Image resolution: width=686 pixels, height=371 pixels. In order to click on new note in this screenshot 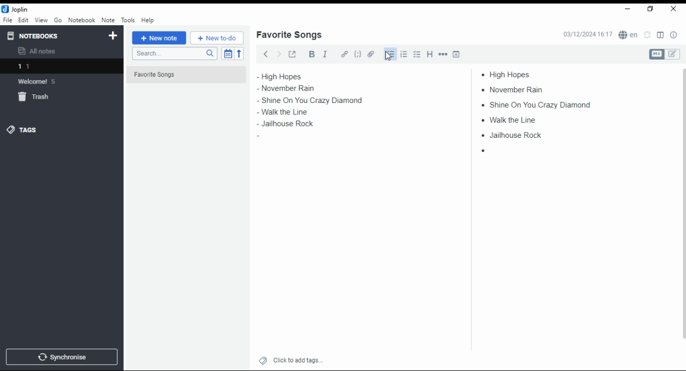, I will do `click(159, 38)`.